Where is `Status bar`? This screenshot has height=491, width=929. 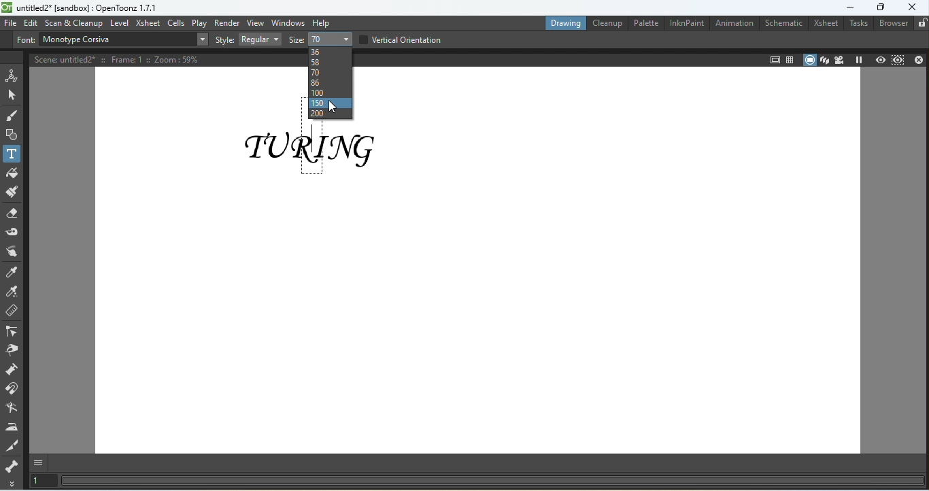
Status bar is located at coordinates (492, 481).